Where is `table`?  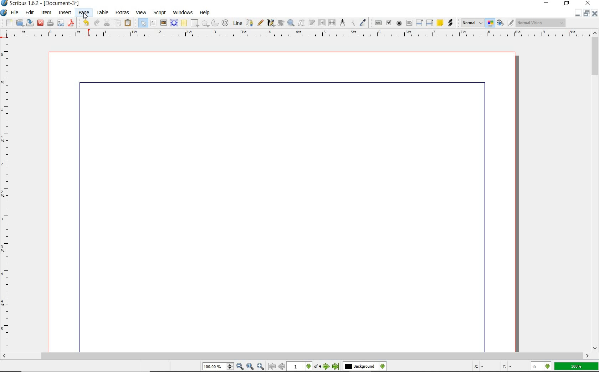
table is located at coordinates (102, 13).